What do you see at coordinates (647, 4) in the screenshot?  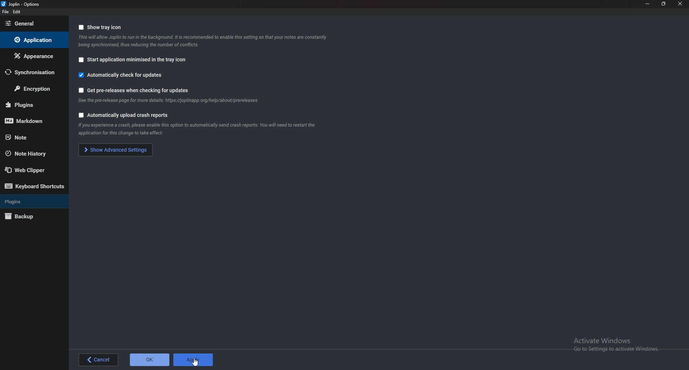 I see `Minimize` at bounding box center [647, 4].